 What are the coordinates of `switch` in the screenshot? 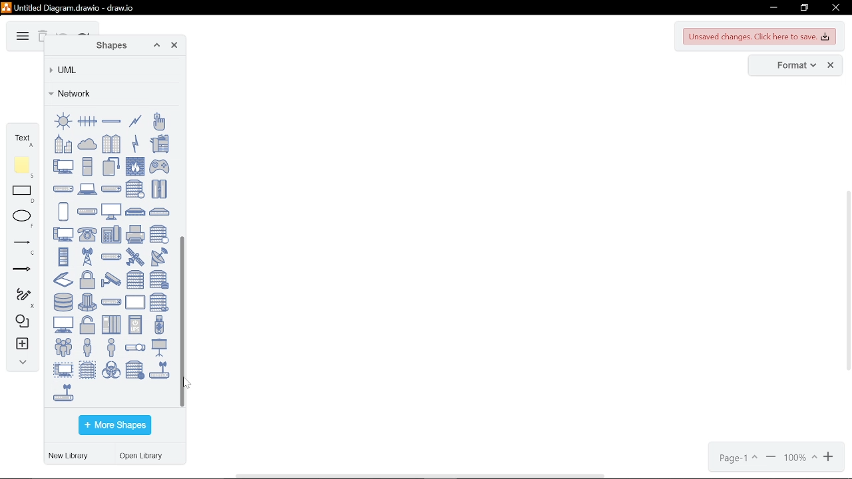 It's located at (111, 302).